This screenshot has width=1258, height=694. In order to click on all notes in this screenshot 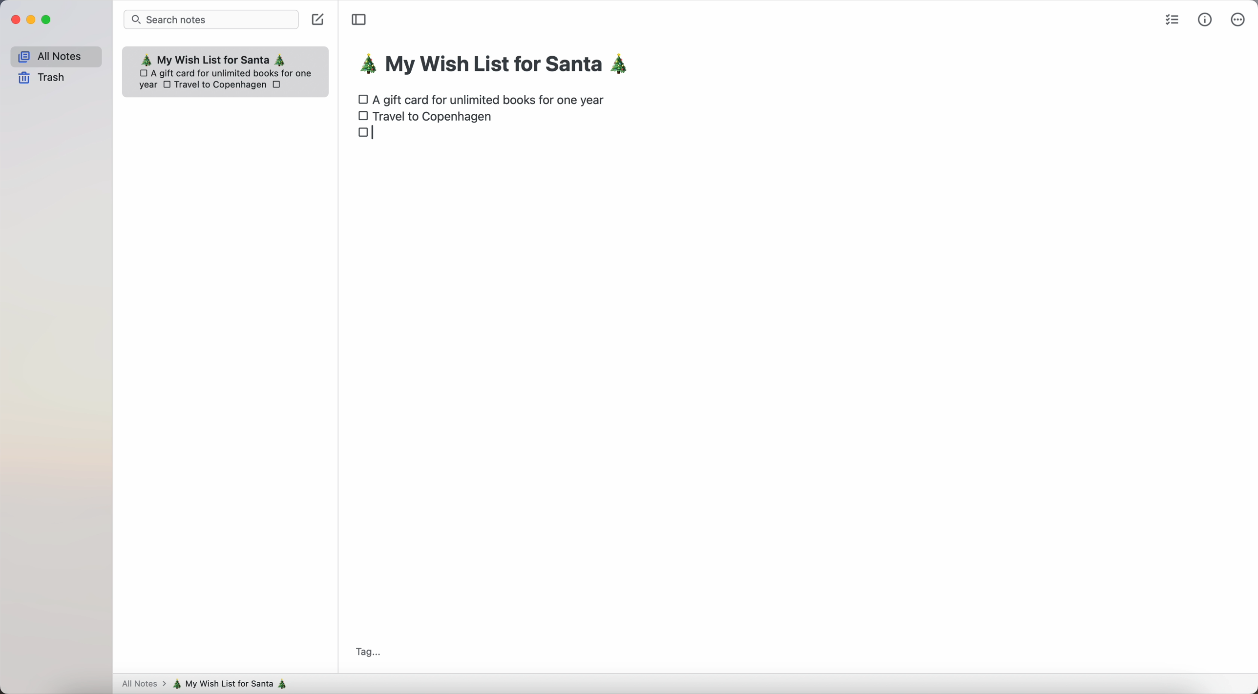, I will do `click(55, 55)`.